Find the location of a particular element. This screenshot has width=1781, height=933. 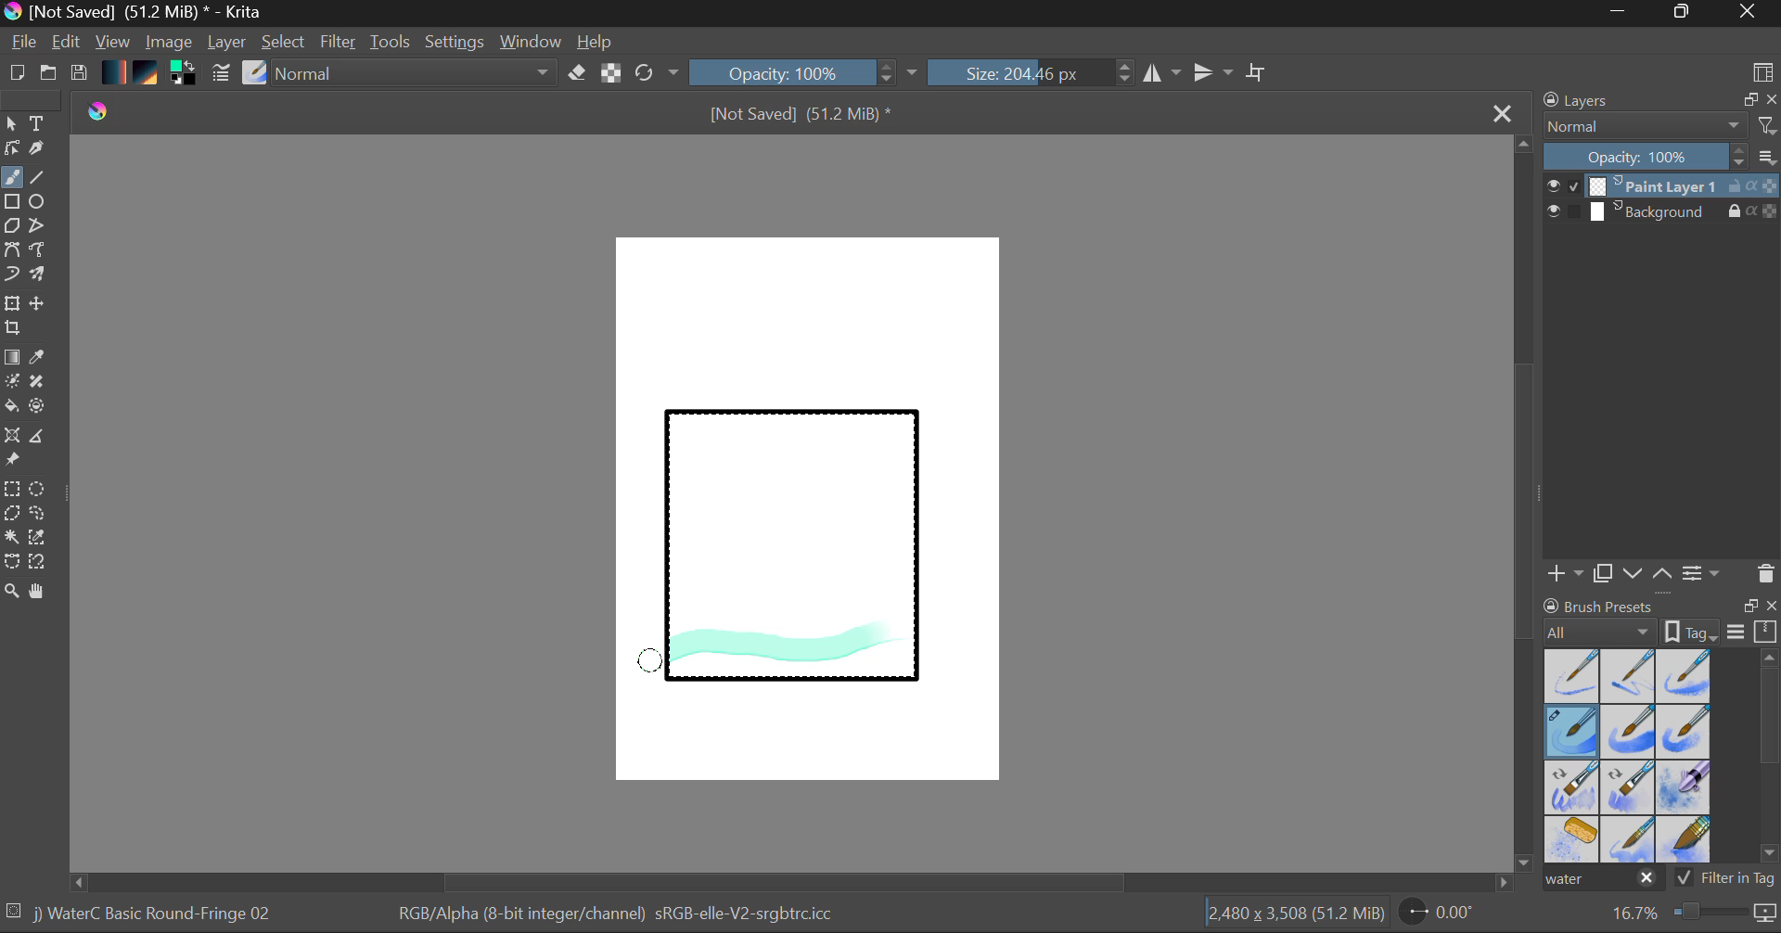

Water C - Spread is located at coordinates (1630, 839).